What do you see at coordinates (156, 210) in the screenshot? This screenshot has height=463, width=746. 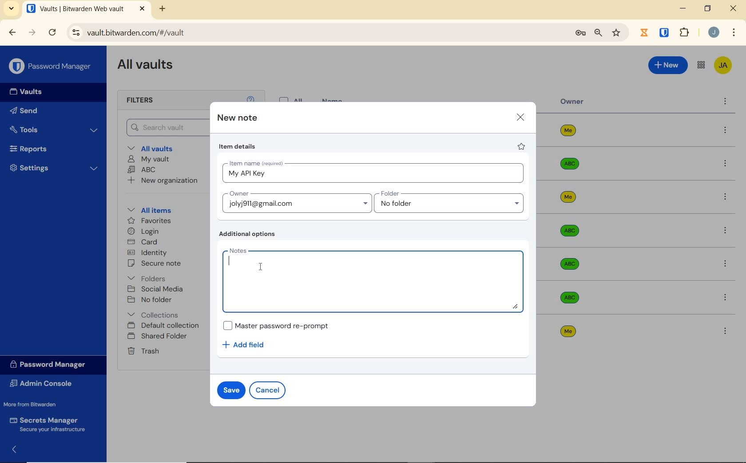 I see `All items` at bounding box center [156, 210].